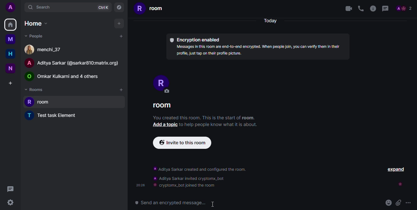 Image resolution: width=417 pixels, height=210 pixels. Describe the element at coordinates (387, 203) in the screenshot. I see `emoji` at that location.